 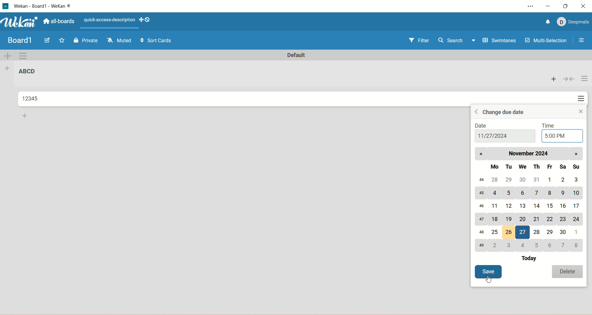 I want to click on open/close sidebar, so click(x=582, y=41).